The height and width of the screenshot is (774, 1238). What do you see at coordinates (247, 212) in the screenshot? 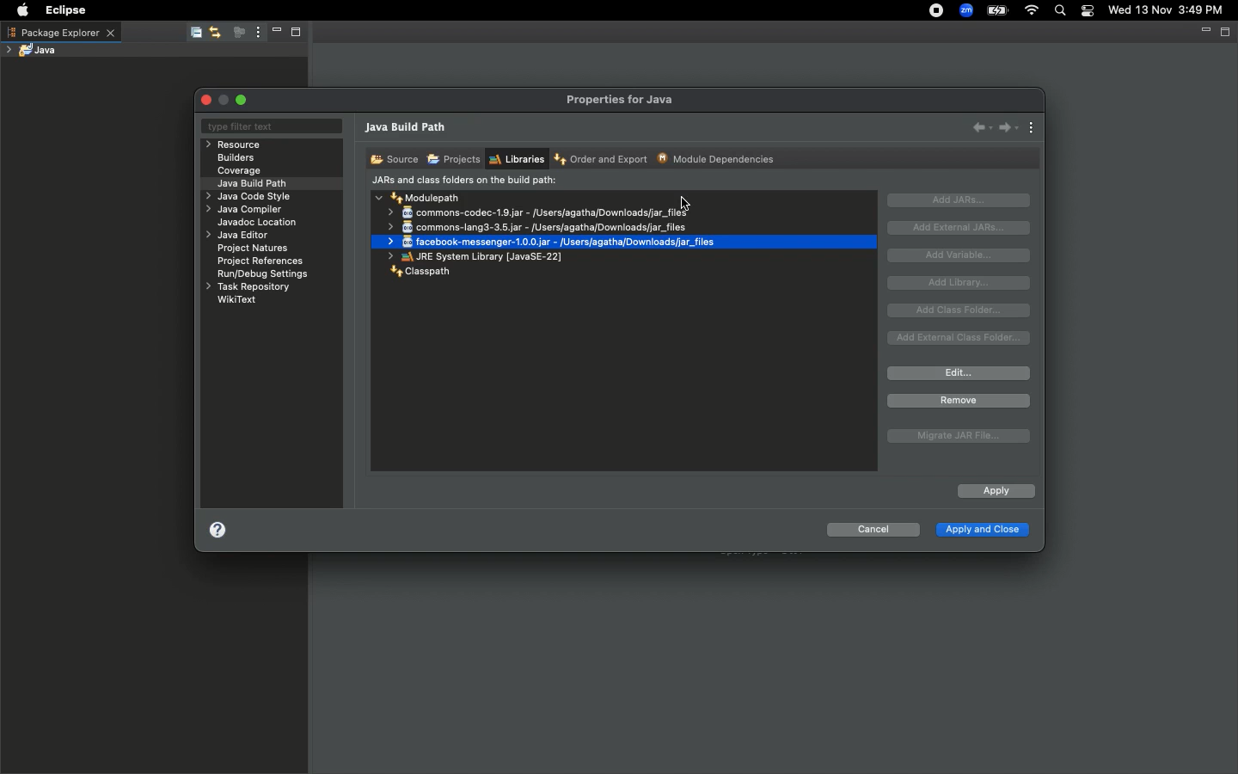
I see `Java compiler` at bounding box center [247, 212].